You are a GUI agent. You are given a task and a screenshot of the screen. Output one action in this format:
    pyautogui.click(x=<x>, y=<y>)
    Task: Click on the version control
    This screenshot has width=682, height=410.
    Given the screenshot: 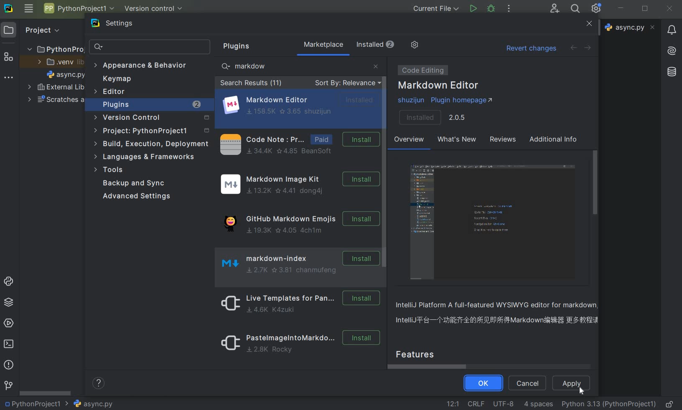 What is the action you would take?
    pyautogui.click(x=152, y=119)
    